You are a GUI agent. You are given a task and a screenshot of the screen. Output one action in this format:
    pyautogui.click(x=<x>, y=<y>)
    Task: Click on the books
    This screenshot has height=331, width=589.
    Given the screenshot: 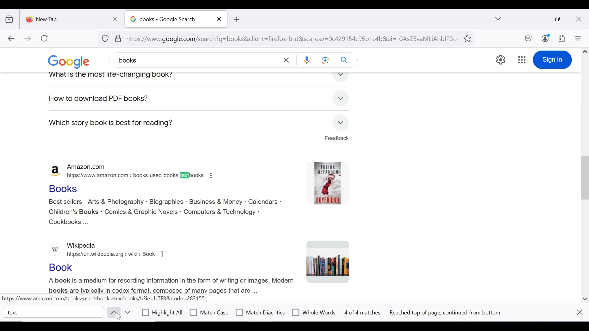 What is the action you would take?
    pyautogui.click(x=165, y=59)
    